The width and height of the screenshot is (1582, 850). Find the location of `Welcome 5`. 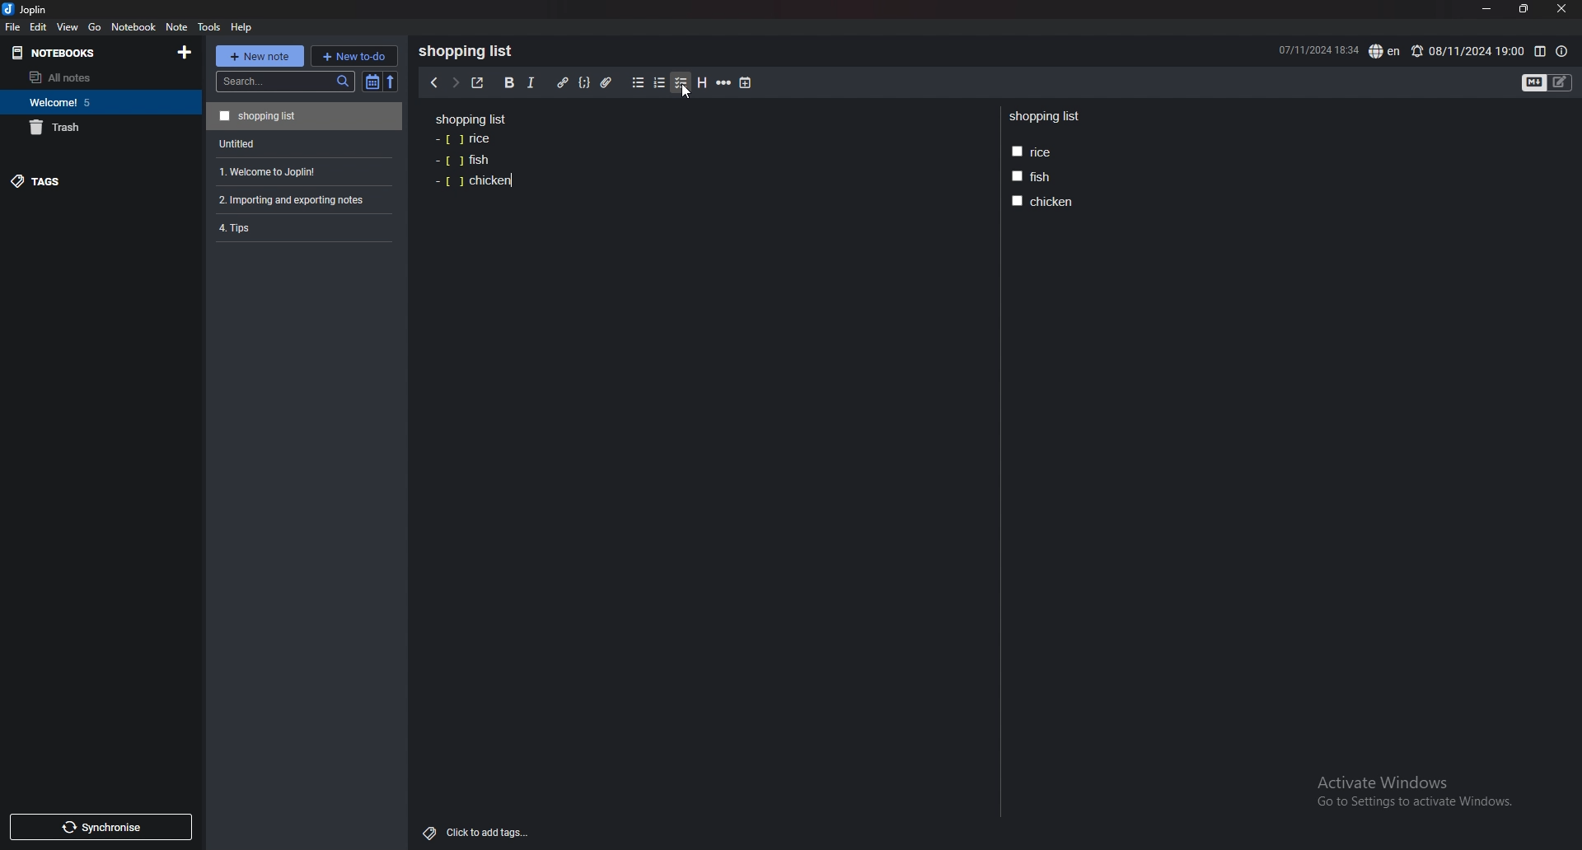

Welcome 5 is located at coordinates (96, 101).